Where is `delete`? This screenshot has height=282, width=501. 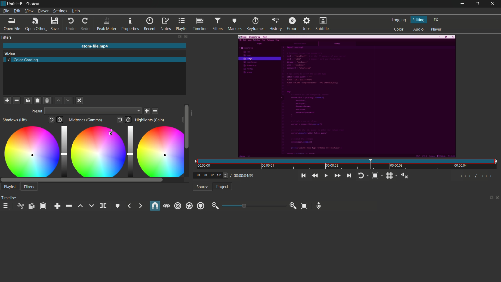
delete is located at coordinates (156, 111).